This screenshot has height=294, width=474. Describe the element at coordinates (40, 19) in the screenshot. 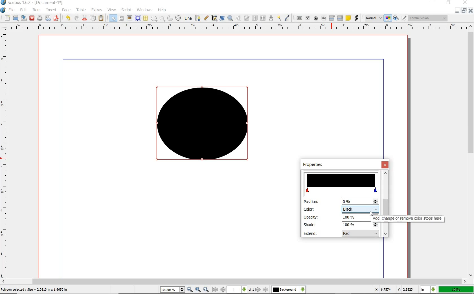

I see `PRINT` at that location.